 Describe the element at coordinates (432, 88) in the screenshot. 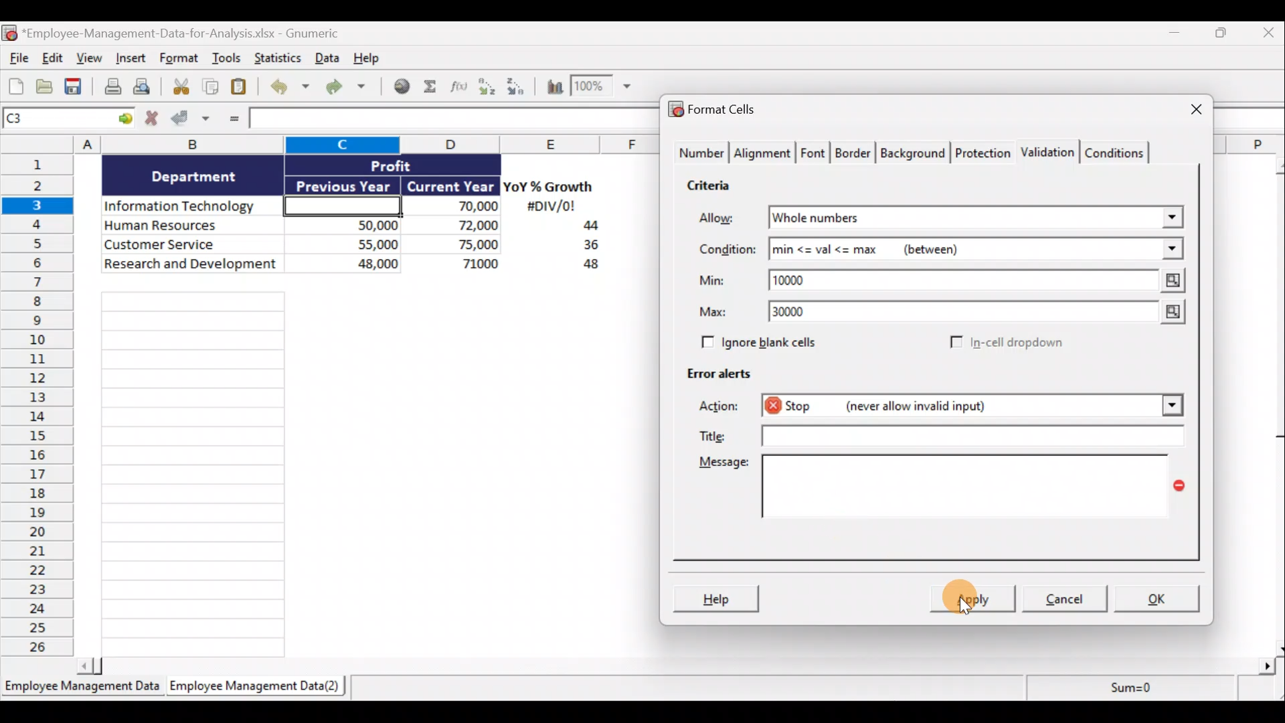

I see `Sum into the current cell` at that location.